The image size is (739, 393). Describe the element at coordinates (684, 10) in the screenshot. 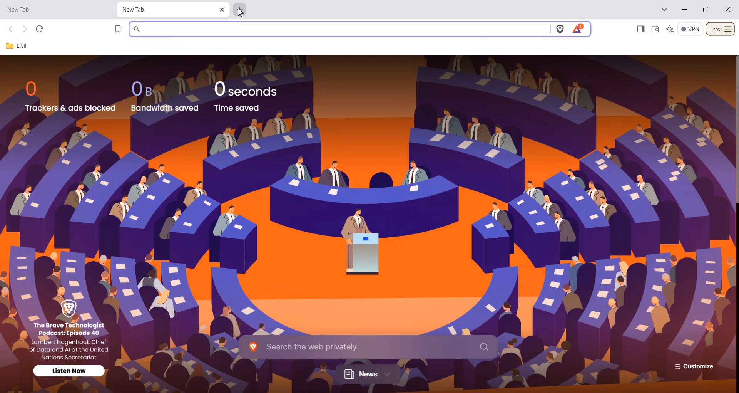

I see `Minimize` at that location.